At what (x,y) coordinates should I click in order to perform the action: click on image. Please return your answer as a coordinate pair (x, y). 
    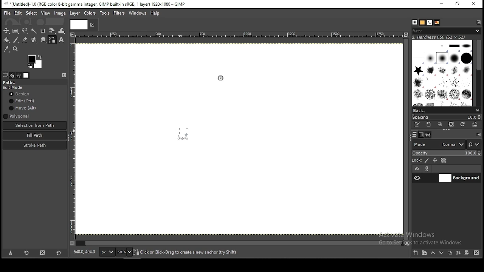
    Looking at the image, I should click on (60, 14).